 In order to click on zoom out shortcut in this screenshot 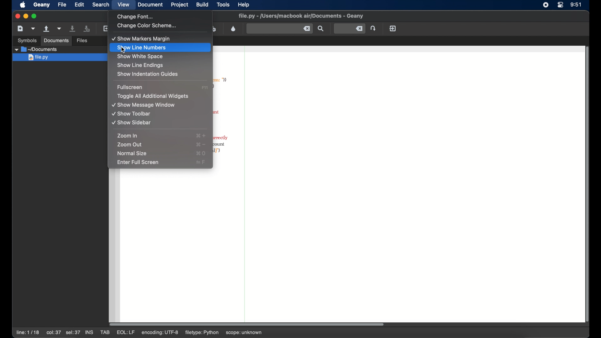, I will do `click(200, 145)`.